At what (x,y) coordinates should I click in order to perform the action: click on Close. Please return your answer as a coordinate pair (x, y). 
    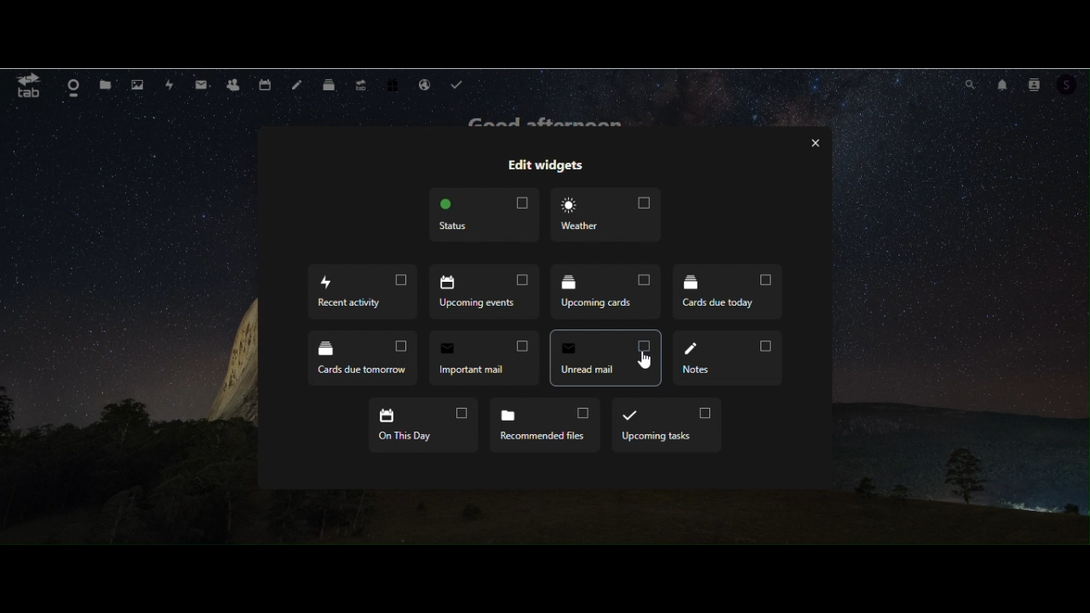
    Looking at the image, I should click on (812, 142).